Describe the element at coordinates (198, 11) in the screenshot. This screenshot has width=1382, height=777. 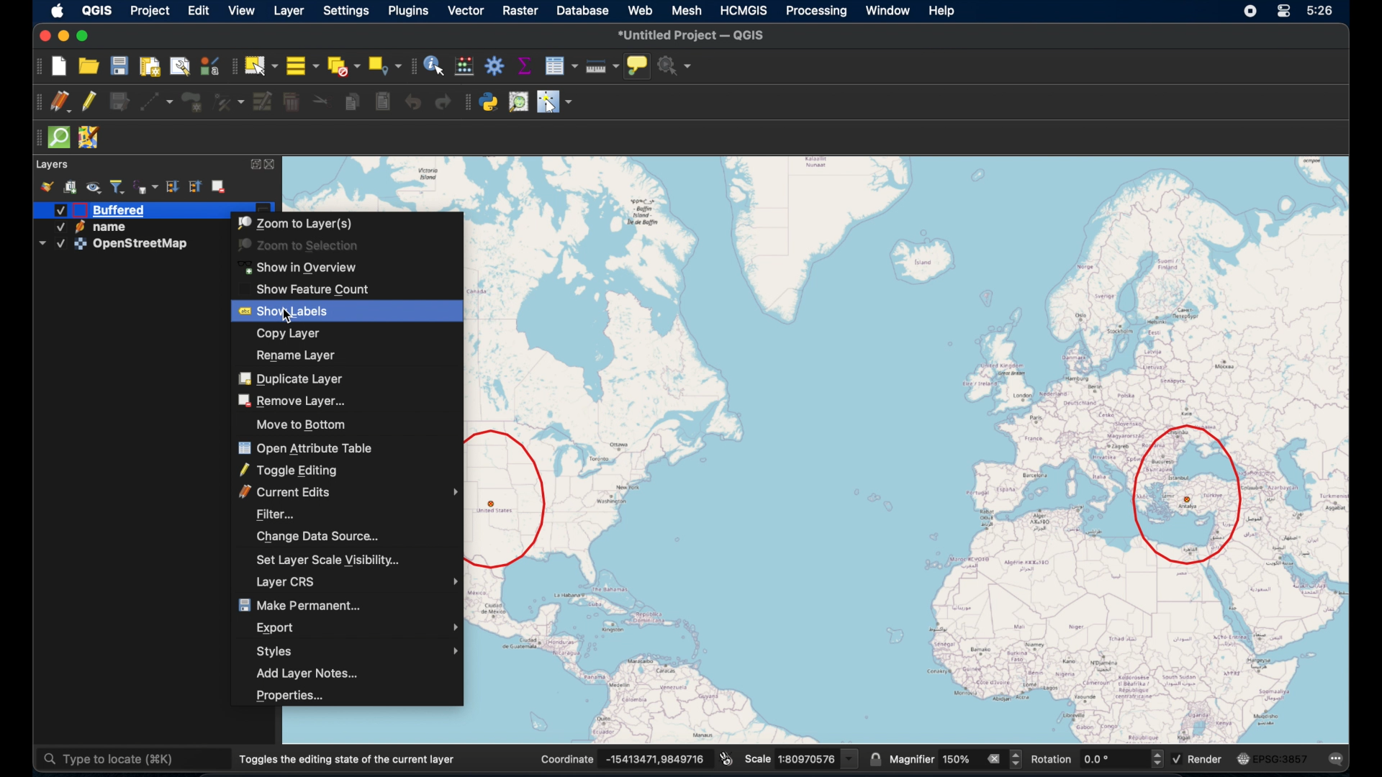
I see `edit` at that location.